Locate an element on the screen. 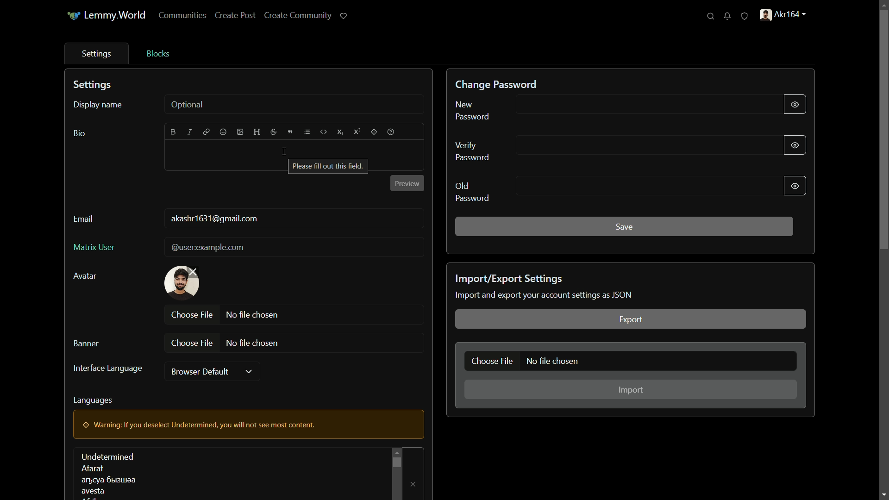  preview is located at coordinates (407, 183).